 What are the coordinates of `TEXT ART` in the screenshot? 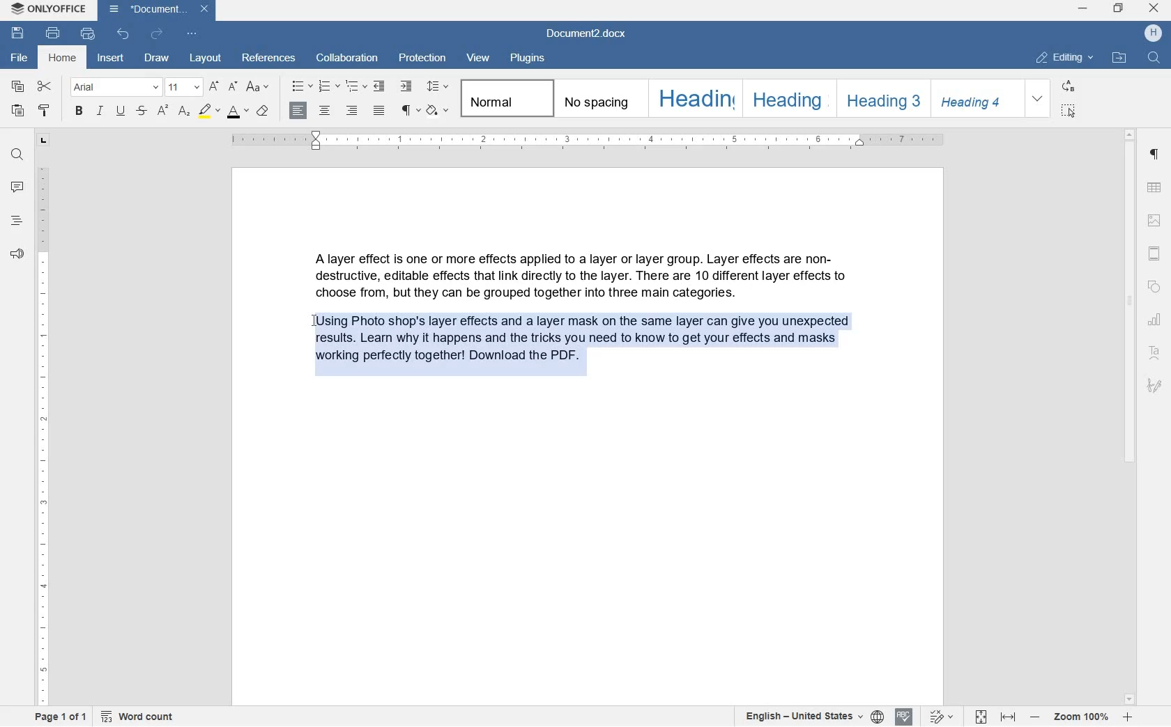 It's located at (1154, 354).